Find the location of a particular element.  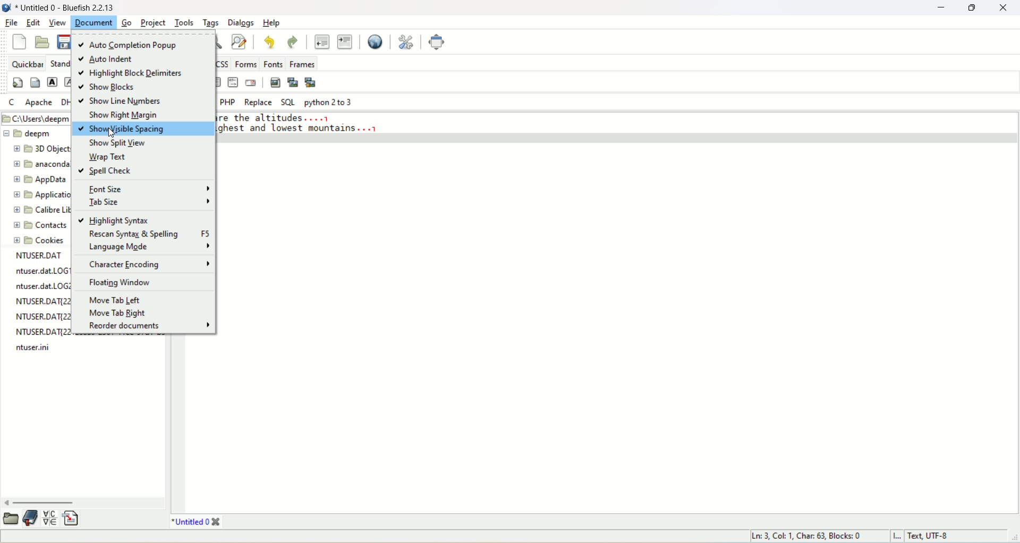

deepm is located at coordinates (30, 133).